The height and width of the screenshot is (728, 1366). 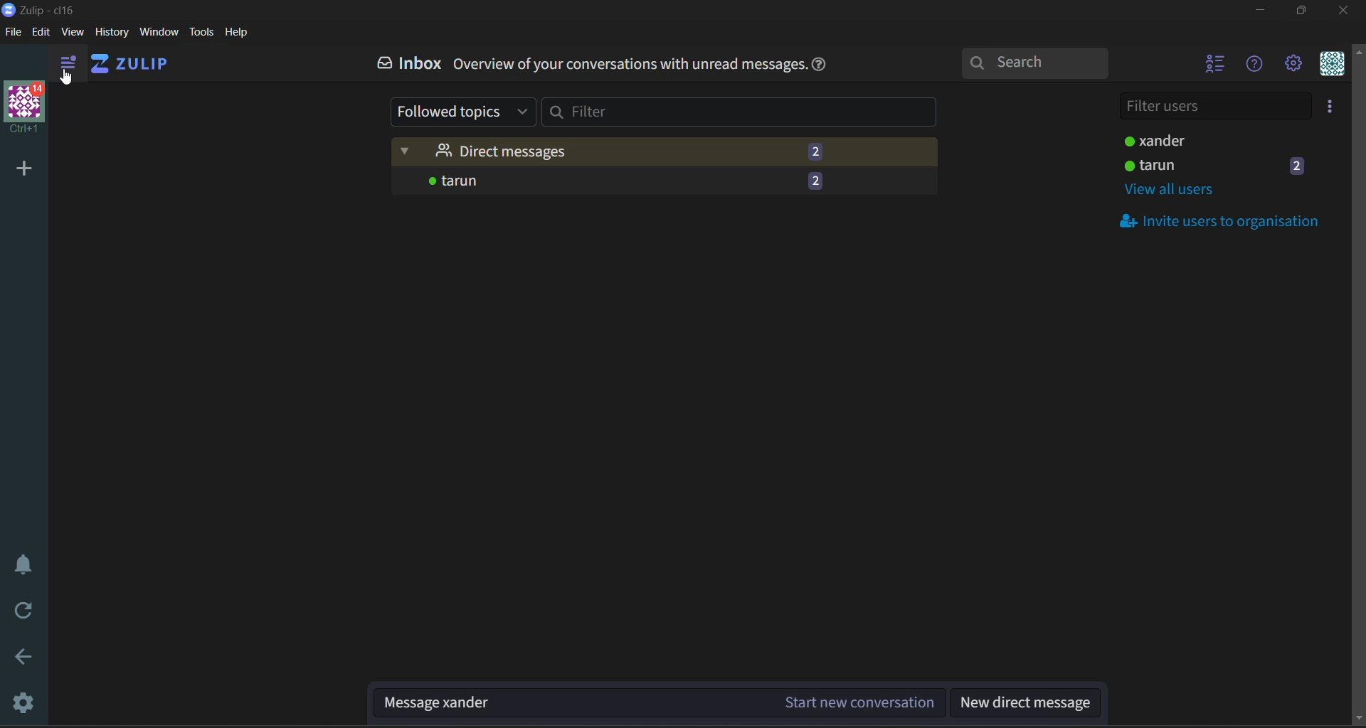 What do you see at coordinates (463, 112) in the screenshot?
I see `followed topics` at bounding box center [463, 112].